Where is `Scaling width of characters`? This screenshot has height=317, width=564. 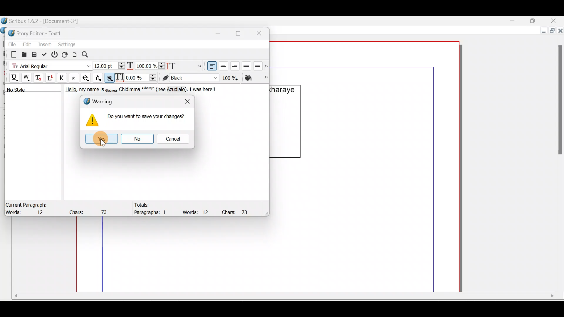
Scaling width of characters is located at coordinates (146, 65).